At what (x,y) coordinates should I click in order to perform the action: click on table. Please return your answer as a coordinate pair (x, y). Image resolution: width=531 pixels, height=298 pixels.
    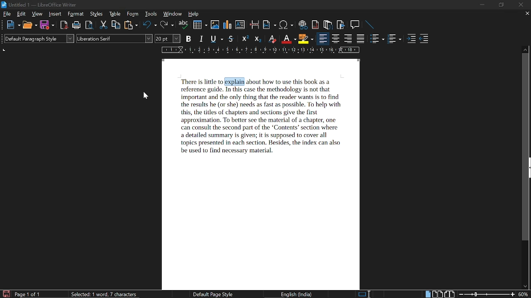
    Looking at the image, I should click on (114, 14).